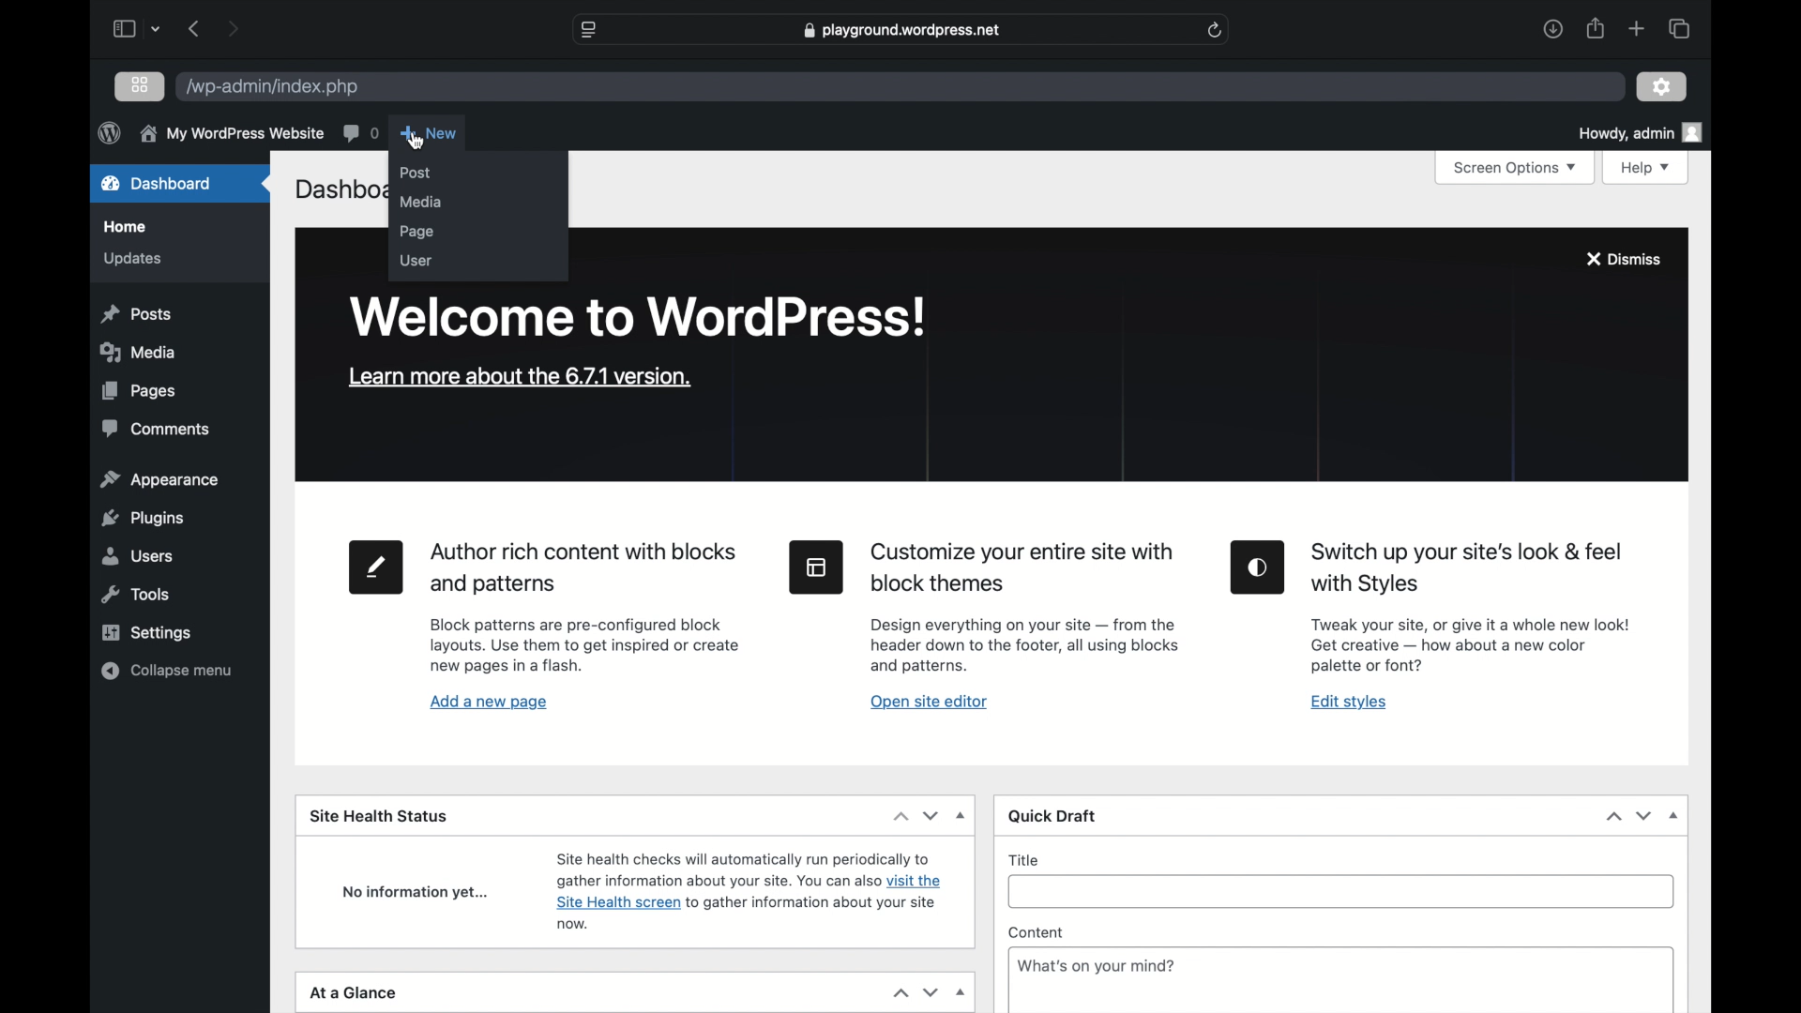 This screenshot has width=1801, height=1013. Describe the element at coordinates (961, 993) in the screenshot. I see `dropdown` at that location.